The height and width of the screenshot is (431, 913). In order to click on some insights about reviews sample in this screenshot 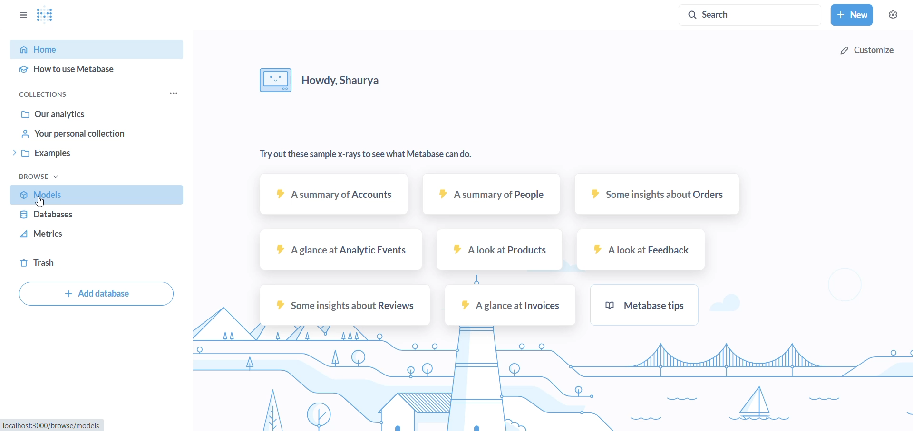, I will do `click(342, 306)`.